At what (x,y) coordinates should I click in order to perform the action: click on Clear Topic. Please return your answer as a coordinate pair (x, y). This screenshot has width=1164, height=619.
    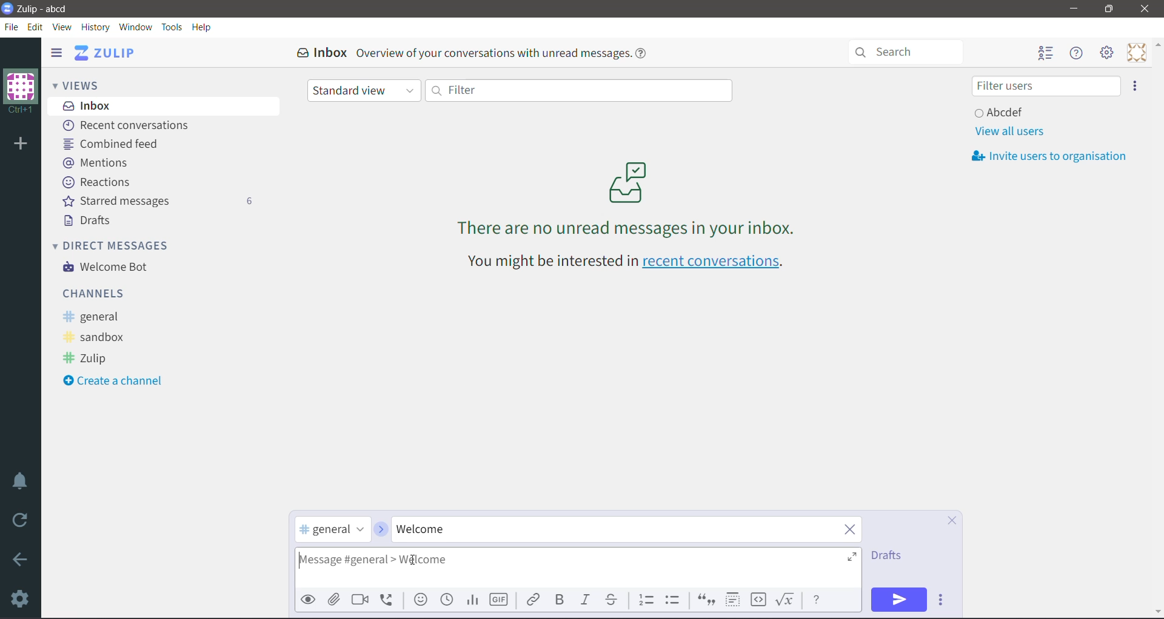
    Looking at the image, I should click on (846, 530).